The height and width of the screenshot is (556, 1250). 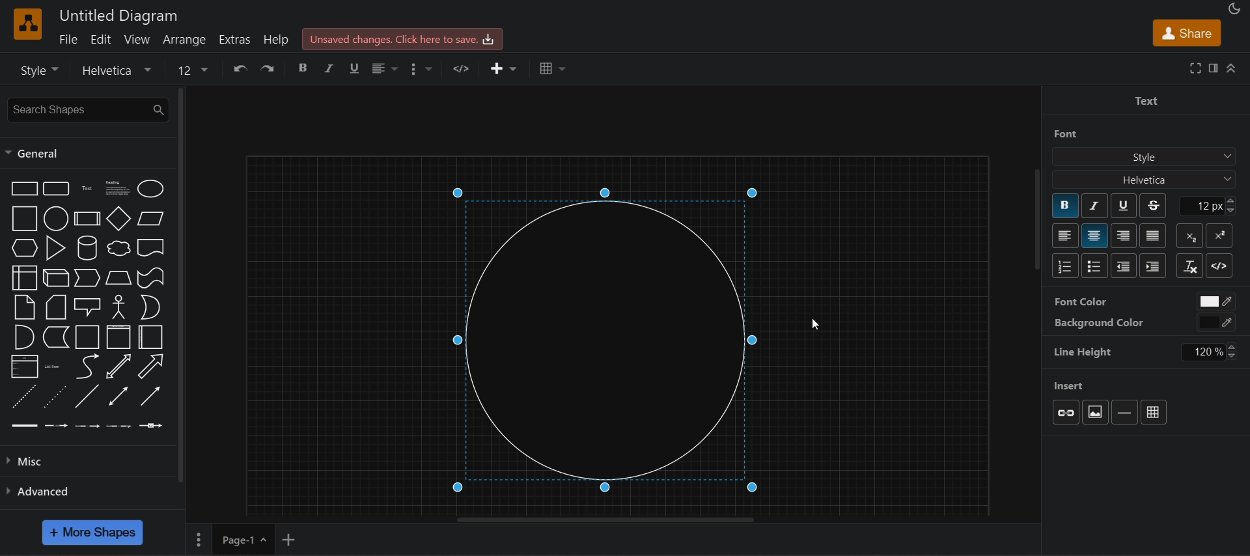 I want to click on white color, so click(x=1215, y=300).